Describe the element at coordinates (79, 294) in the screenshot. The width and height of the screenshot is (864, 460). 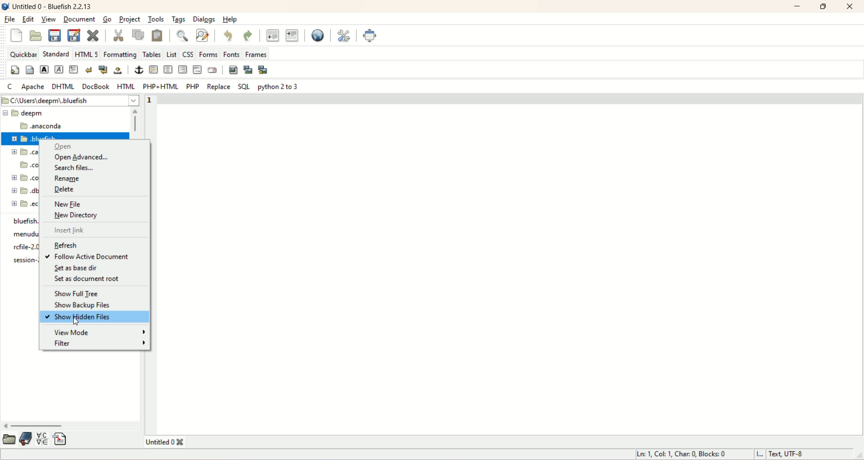
I see `show full tree` at that location.